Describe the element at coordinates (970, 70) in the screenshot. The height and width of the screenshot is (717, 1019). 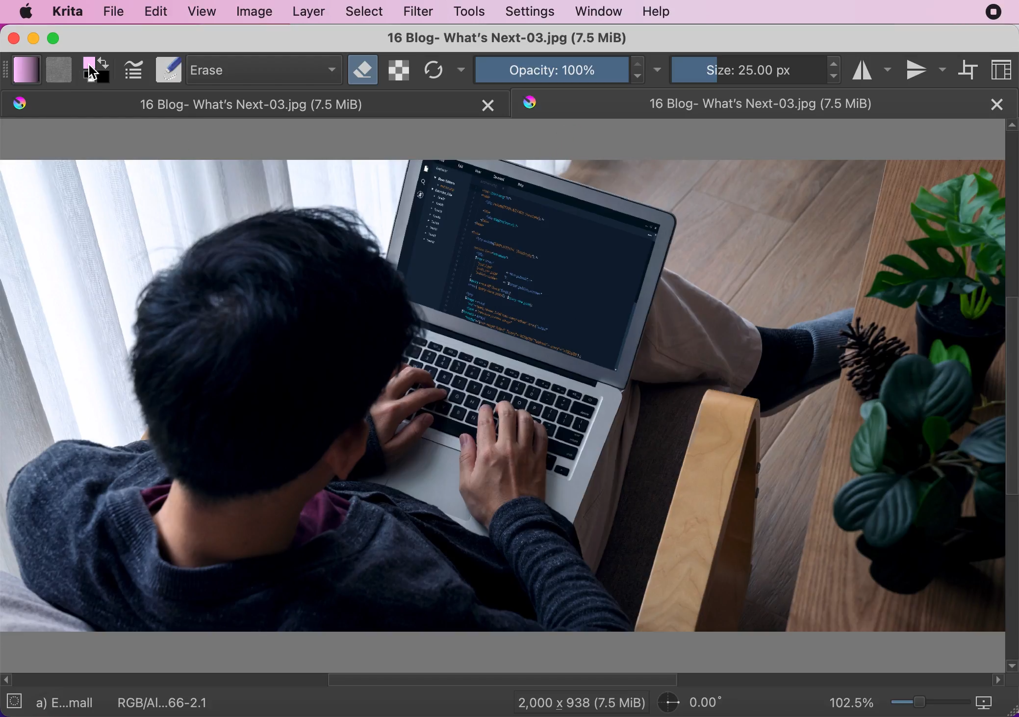
I see `wrap around mode` at that location.